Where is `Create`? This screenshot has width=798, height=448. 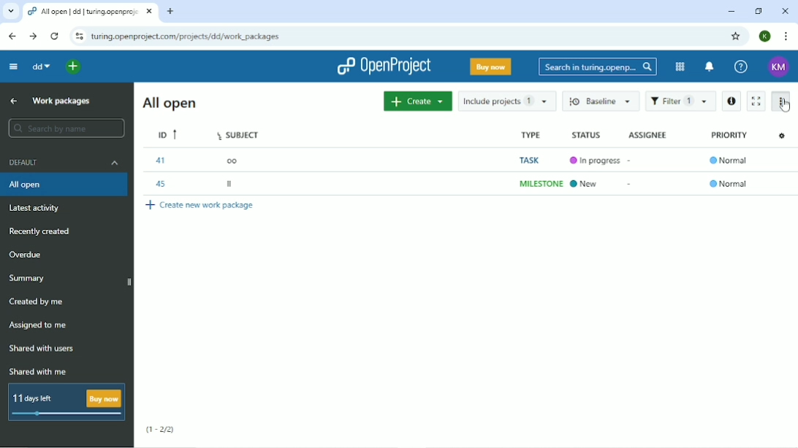 Create is located at coordinates (417, 101).